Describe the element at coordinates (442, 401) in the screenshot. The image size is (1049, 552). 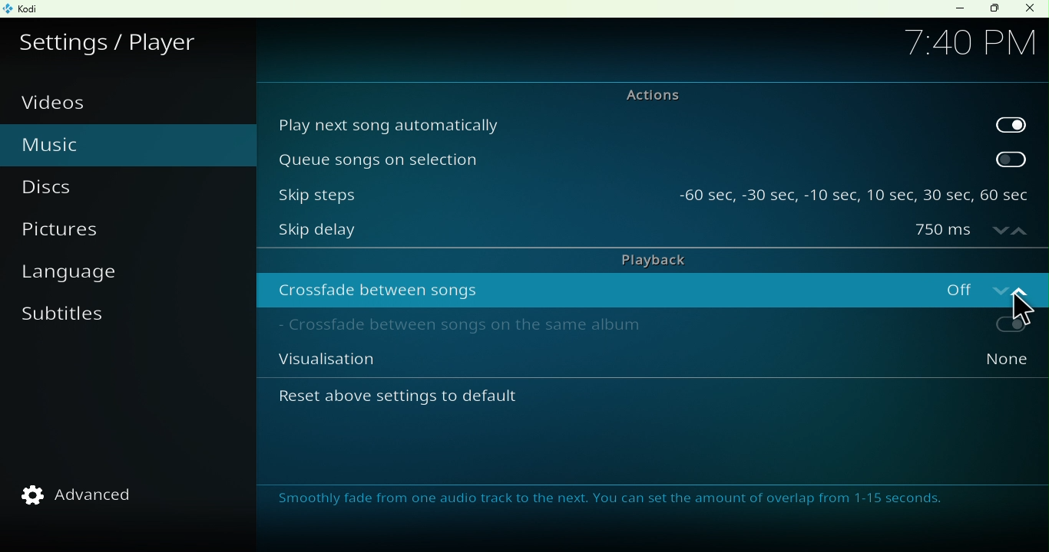
I see `Reset above settings to default` at that location.